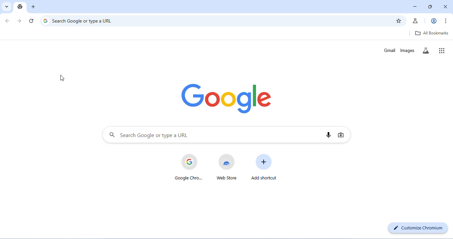  What do you see at coordinates (263, 167) in the screenshot?
I see `add shortcut` at bounding box center [263, 167].